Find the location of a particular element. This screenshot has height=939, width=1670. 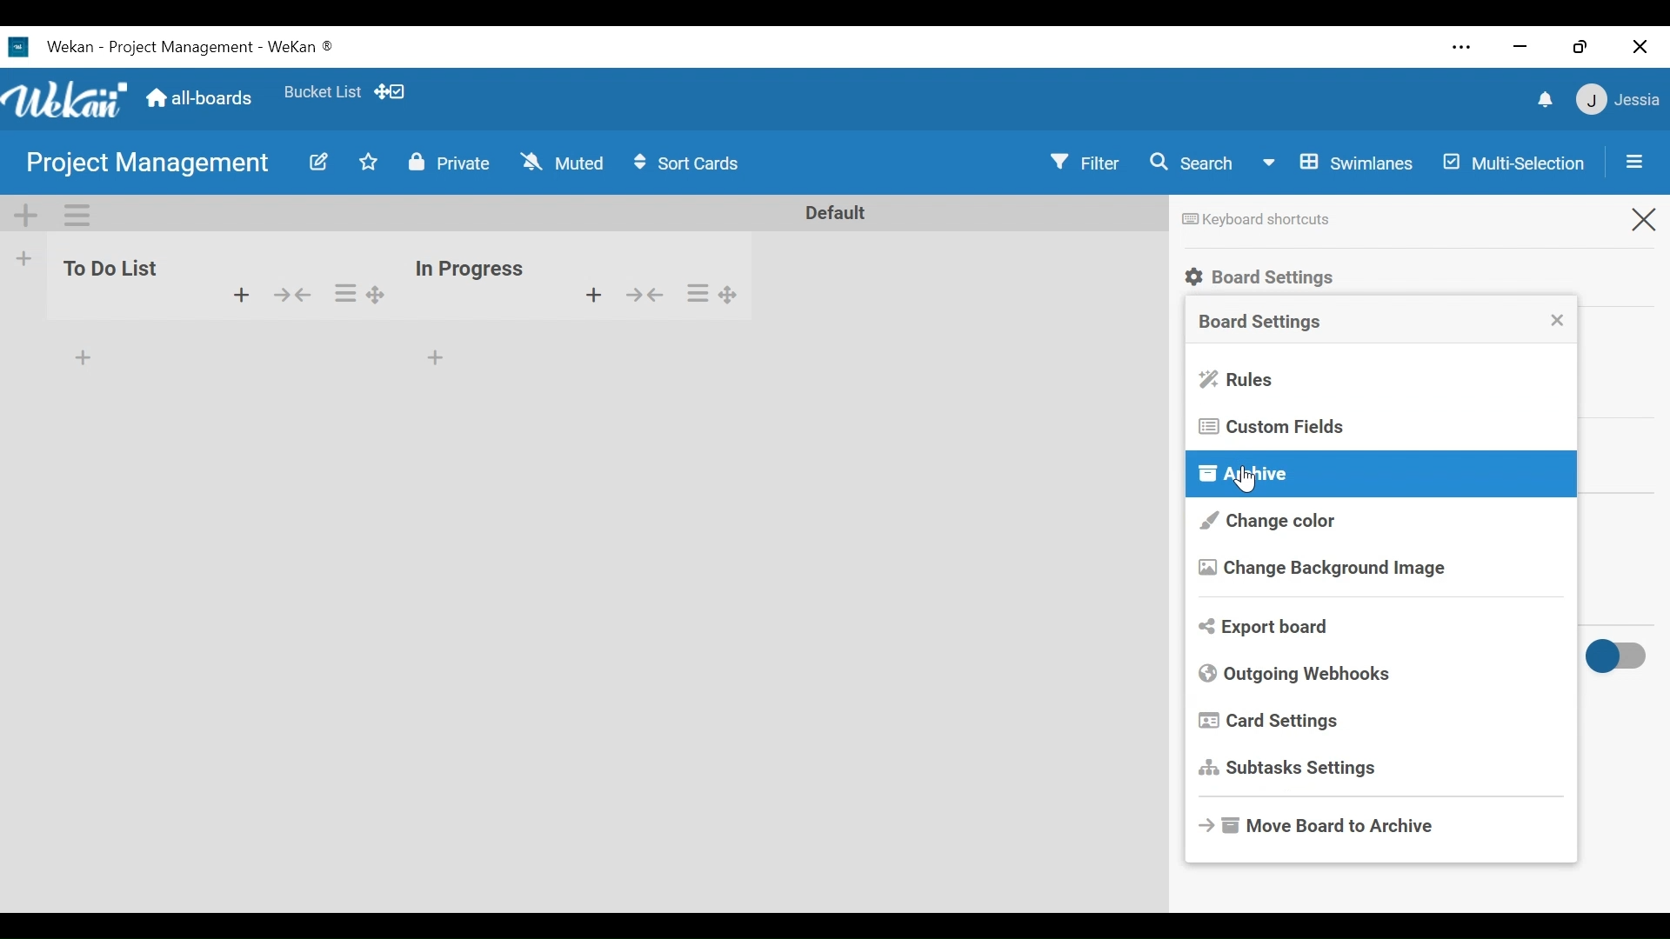

Multi-Selection is located at coordinates (1513, 162).